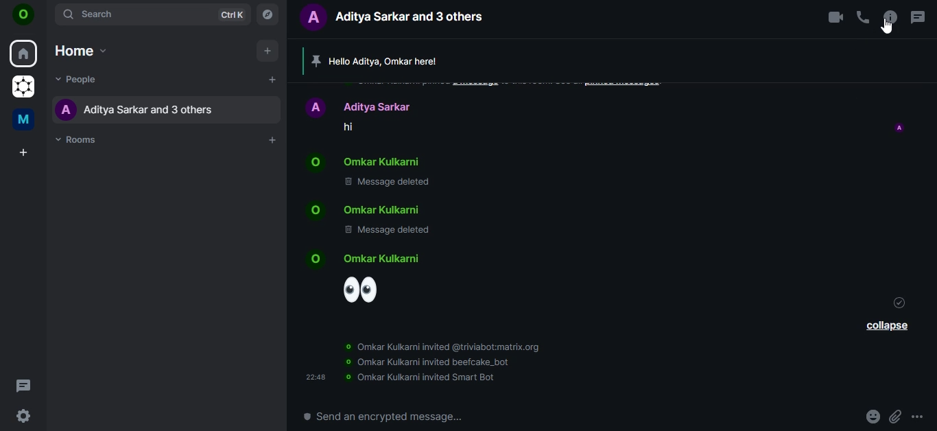 The width and height of the screenshot is (937, 431). Describe the element at coordinates (80, 48) in the screenshot. I see `home` at that location.